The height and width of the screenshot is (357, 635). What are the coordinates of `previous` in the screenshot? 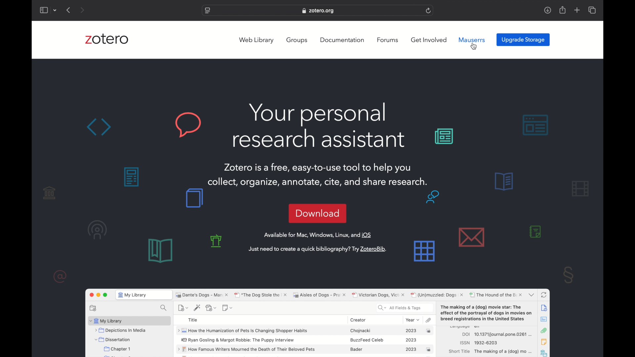 It's located at (69, 10).